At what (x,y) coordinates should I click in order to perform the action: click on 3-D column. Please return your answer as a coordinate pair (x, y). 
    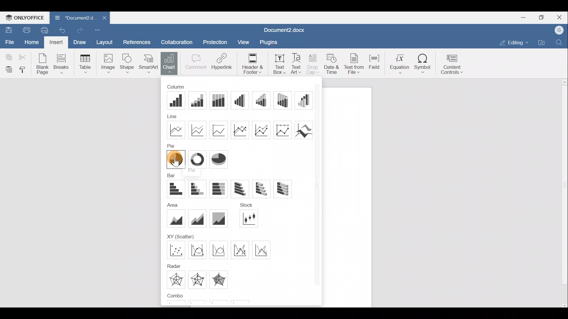
    Looking at the image, I should click on (303, 100).